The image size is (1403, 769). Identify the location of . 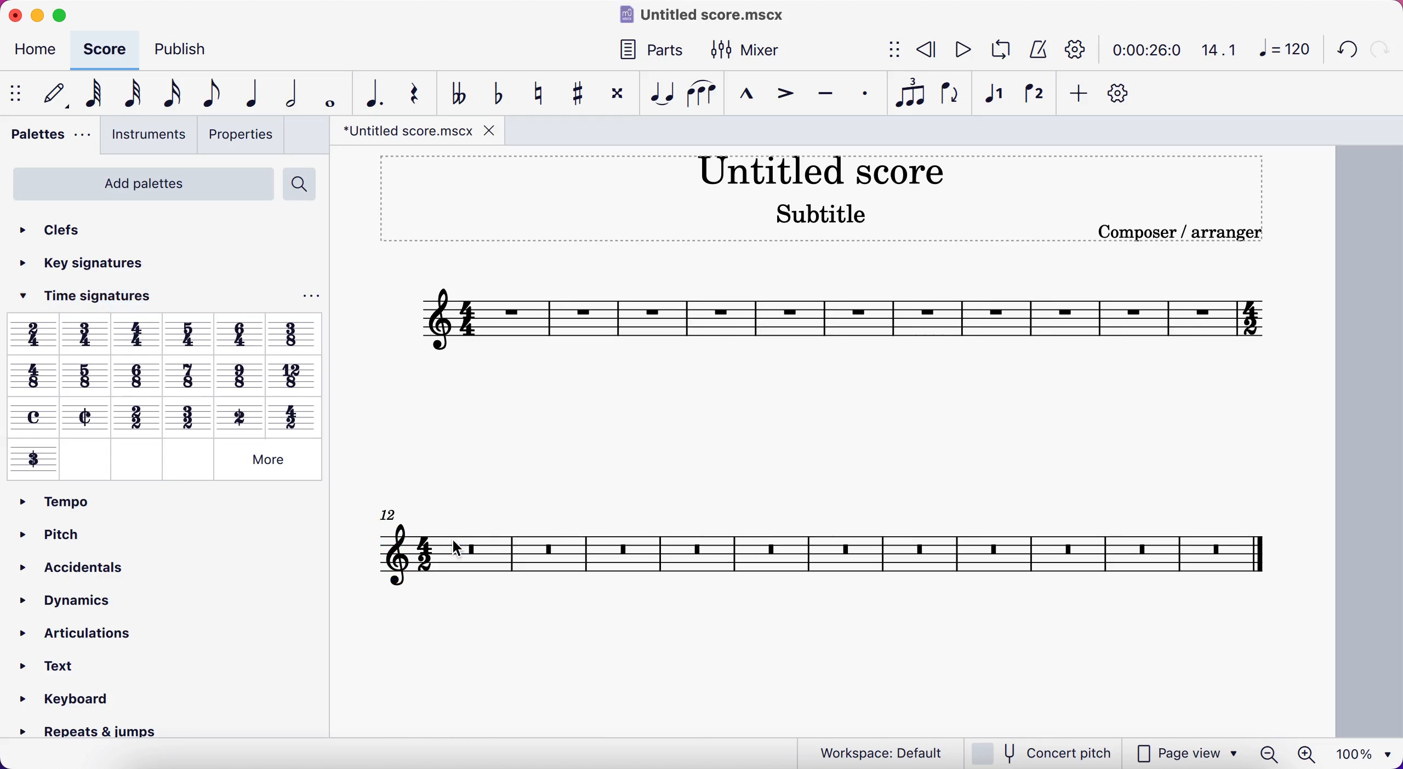
(87, 417).